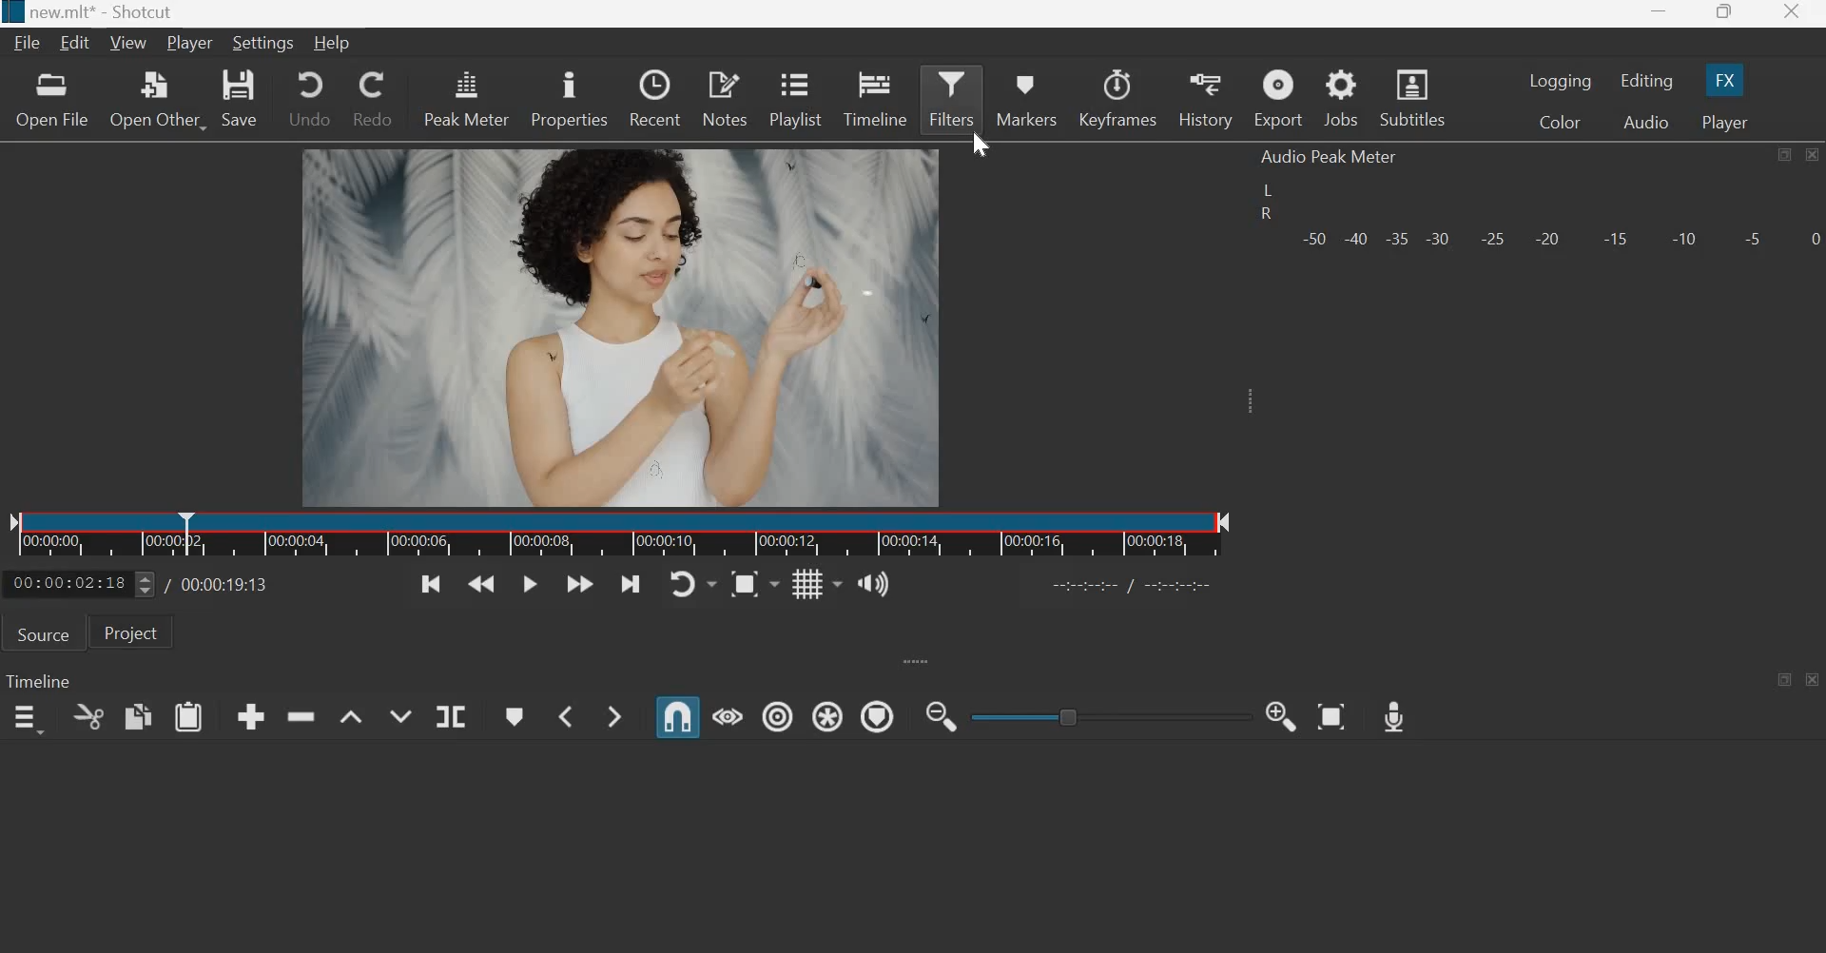 This screenshot has height=953, width=1826. I want to click on Play quickly backwards, so click(485, 584).